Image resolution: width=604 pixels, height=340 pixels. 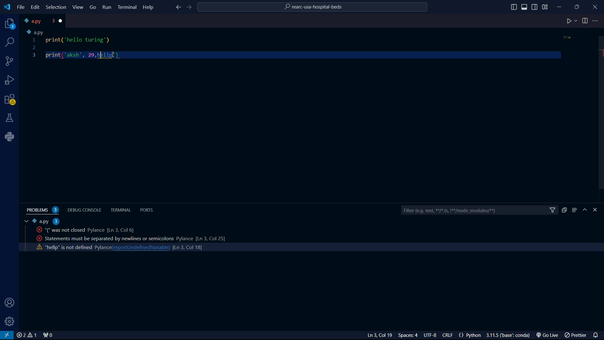 I want to click on tab, so click(x=25, y=221).